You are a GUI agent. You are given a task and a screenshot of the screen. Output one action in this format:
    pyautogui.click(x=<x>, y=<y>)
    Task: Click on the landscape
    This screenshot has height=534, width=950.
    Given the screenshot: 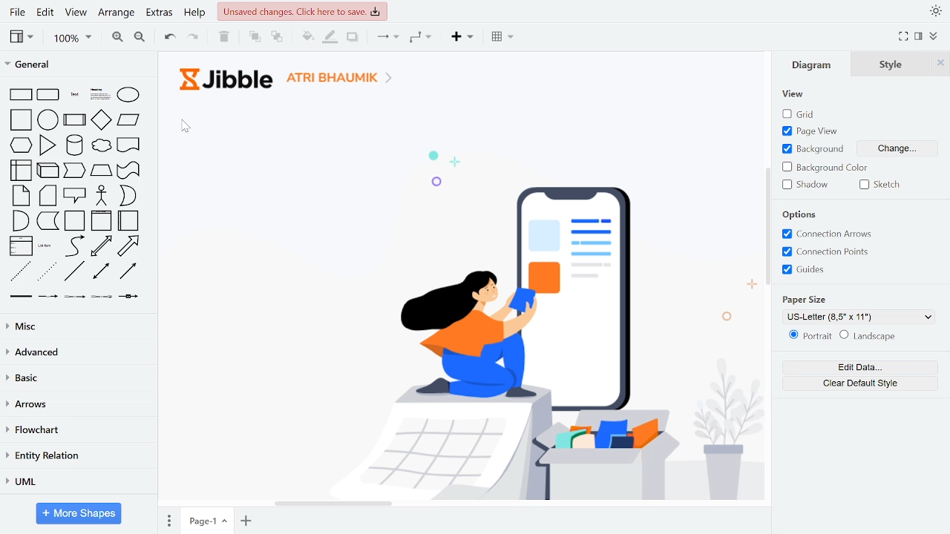 What is the action you would take?
    pyautogui.click(x=869, y=336)
    